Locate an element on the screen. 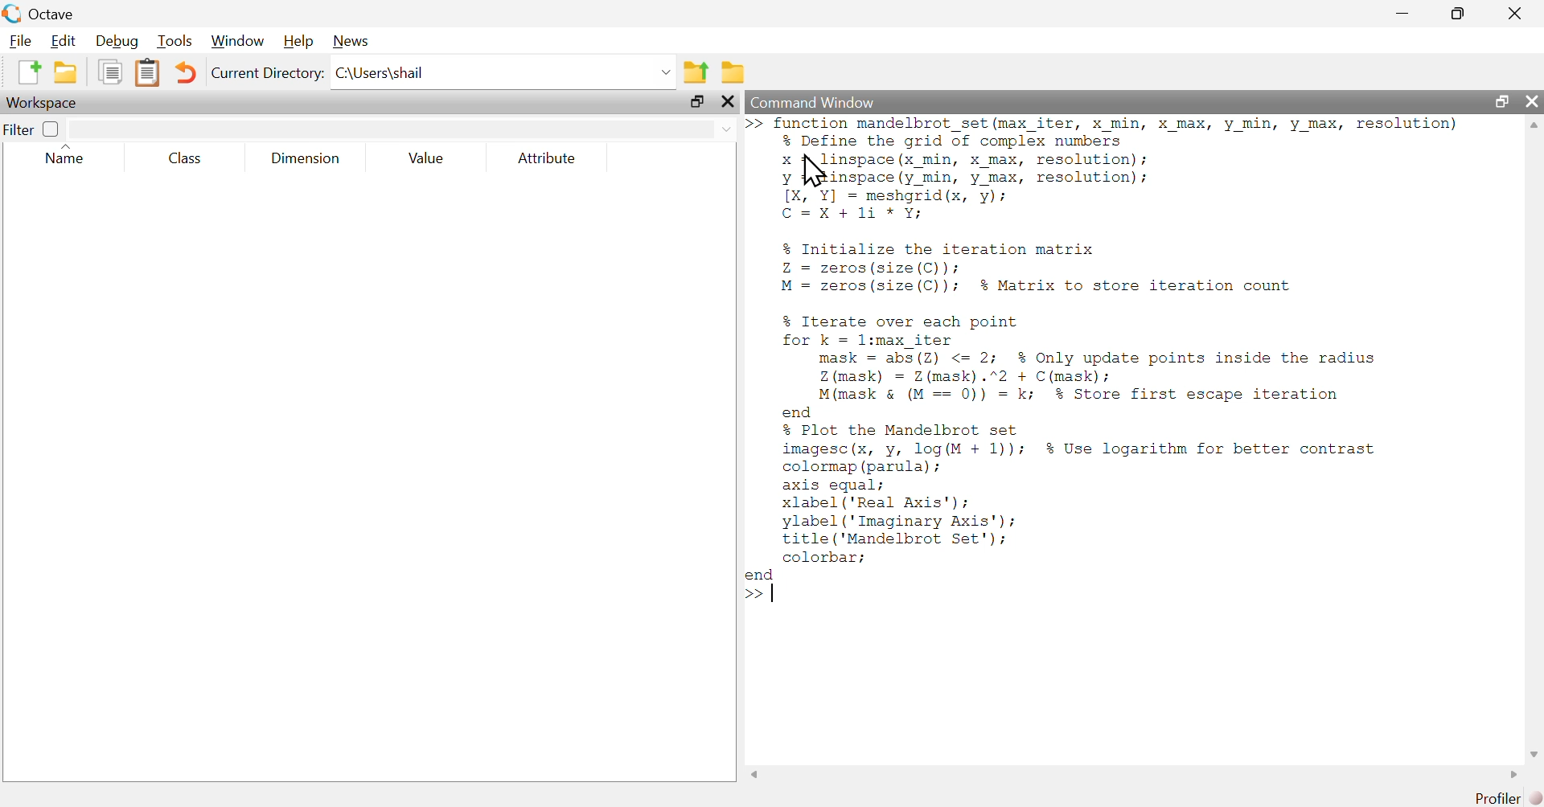  Filter is located at coordinates (33, 129).